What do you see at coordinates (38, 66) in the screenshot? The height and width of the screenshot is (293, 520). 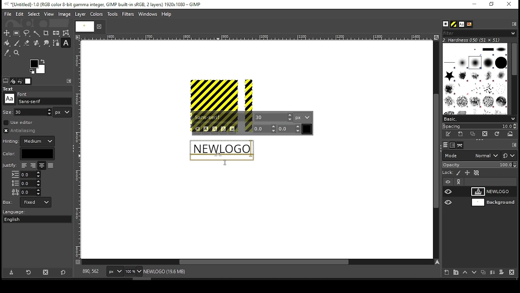 I see `colors` at bounding box center [38, 66].